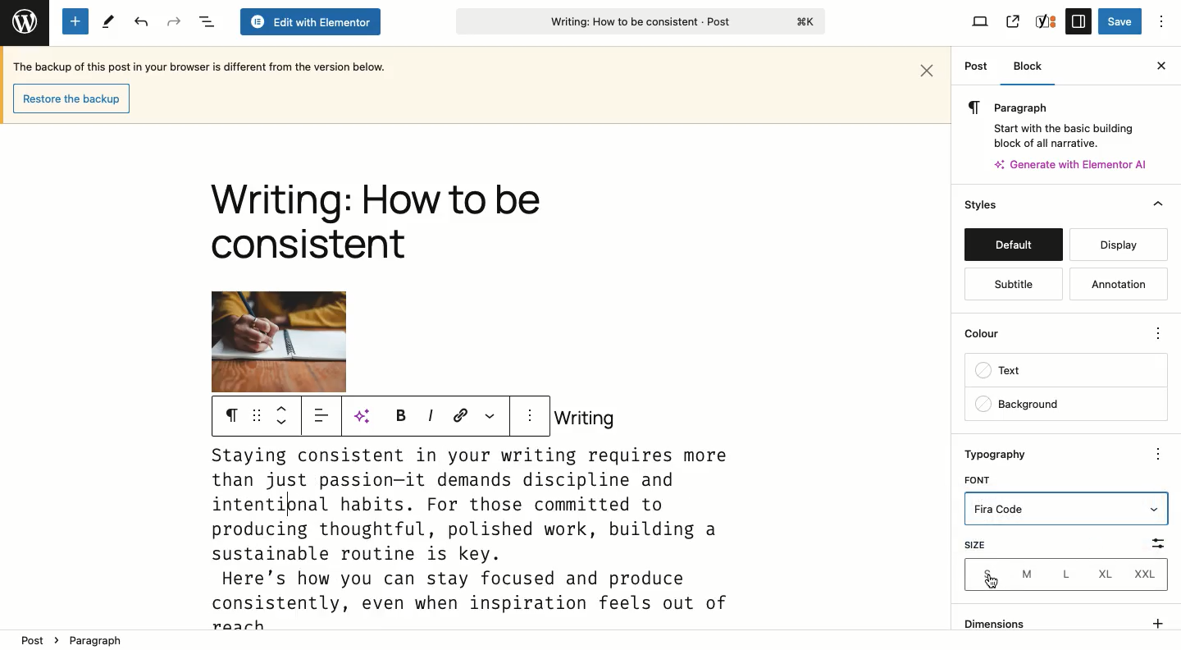 This screenshot has width=1181, height=650. Describe the element at coordinates (639, 24) in the screenshot. I see `Writing: How to be consistent` at that location.